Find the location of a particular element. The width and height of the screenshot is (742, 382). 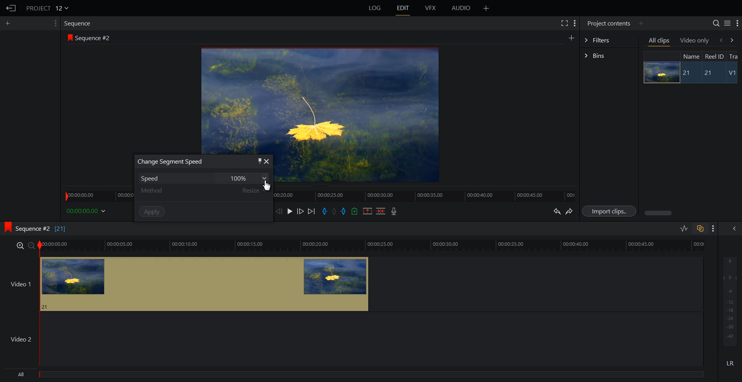

Speed is located at coordinates (155, 178).